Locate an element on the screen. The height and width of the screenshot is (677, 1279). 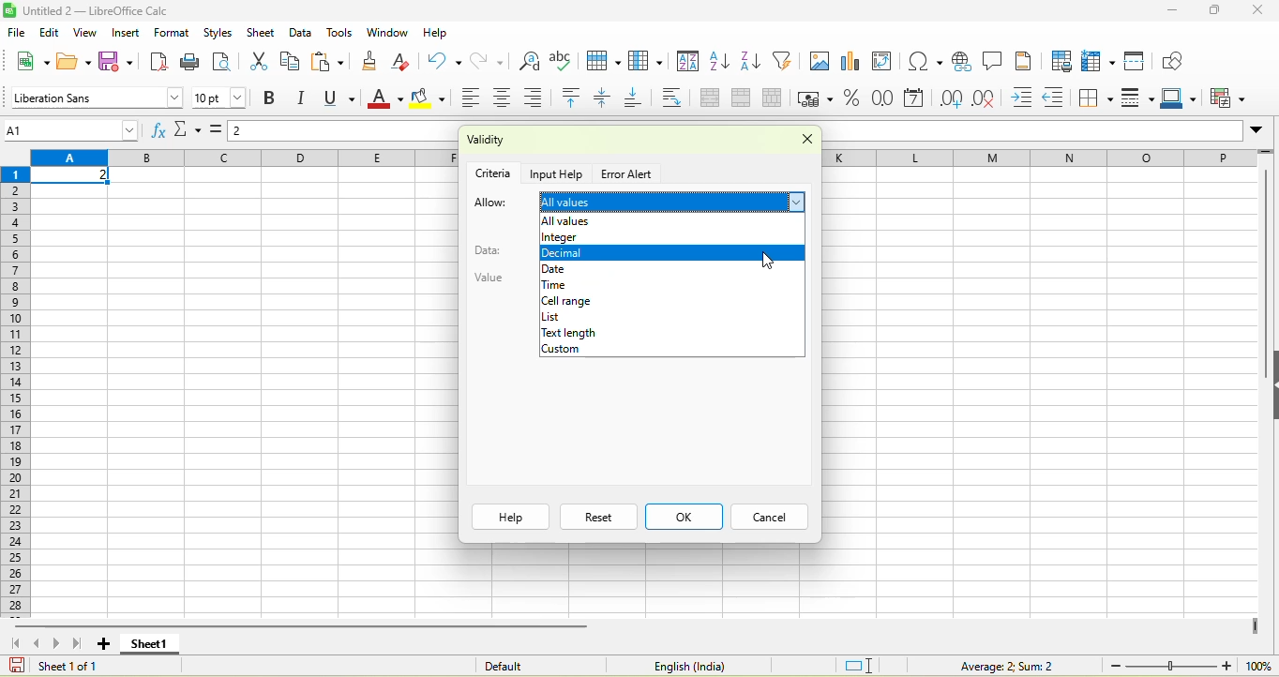
add new sheet is located at coordinates (103, 644).